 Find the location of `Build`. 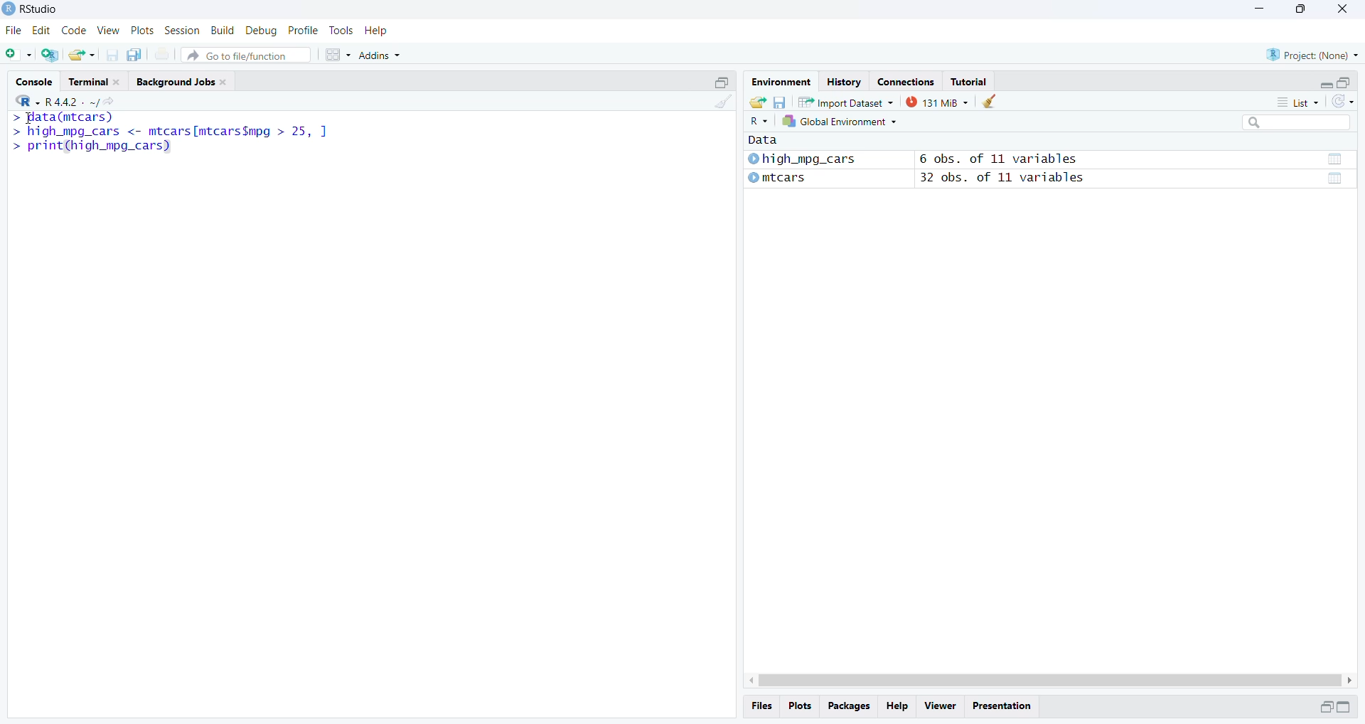

Build is located at coordinates (222, 30).